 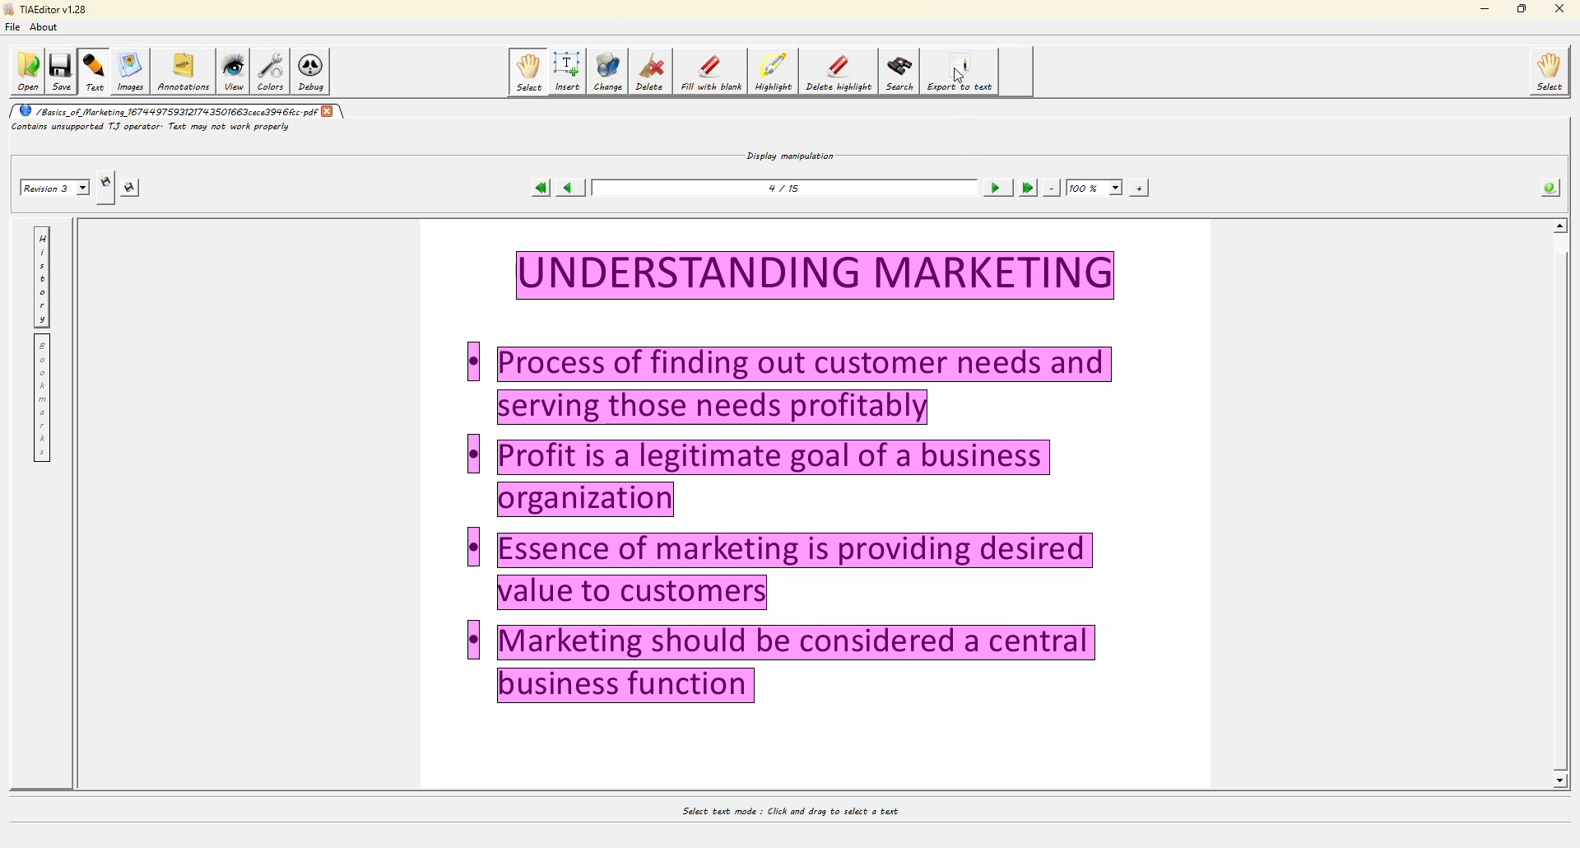 I want to click on scroll up, so click(x=1557, y=226).